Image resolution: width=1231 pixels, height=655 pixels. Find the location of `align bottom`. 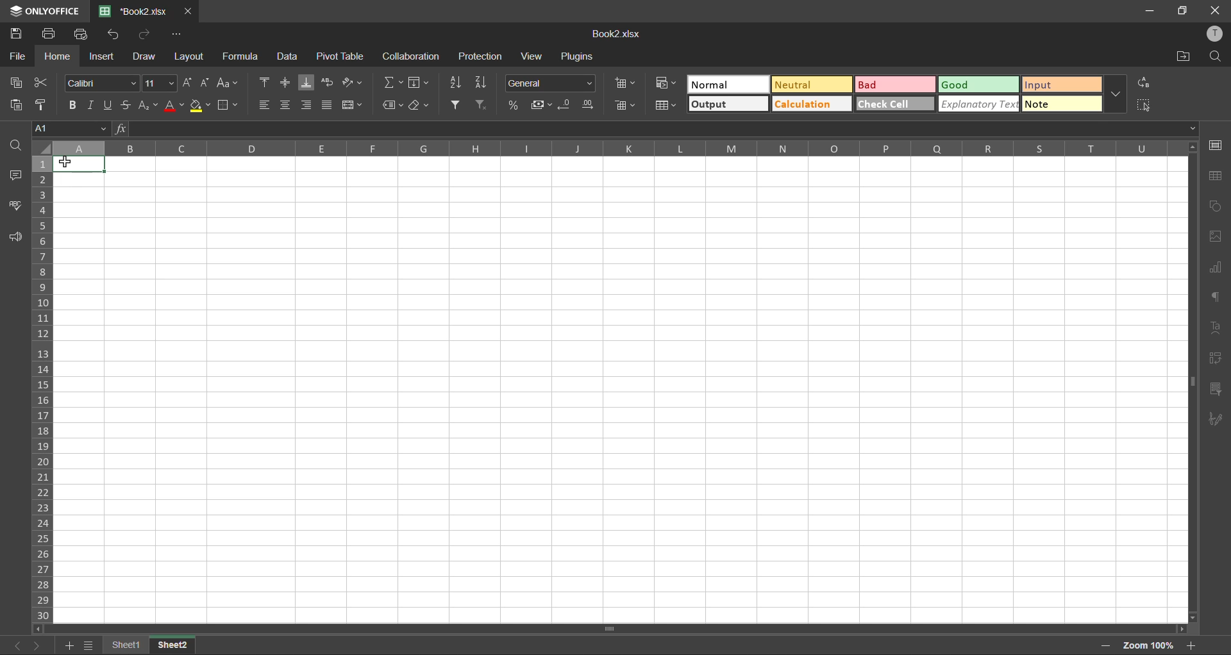

align bottom is located at coordinates (309, 83).